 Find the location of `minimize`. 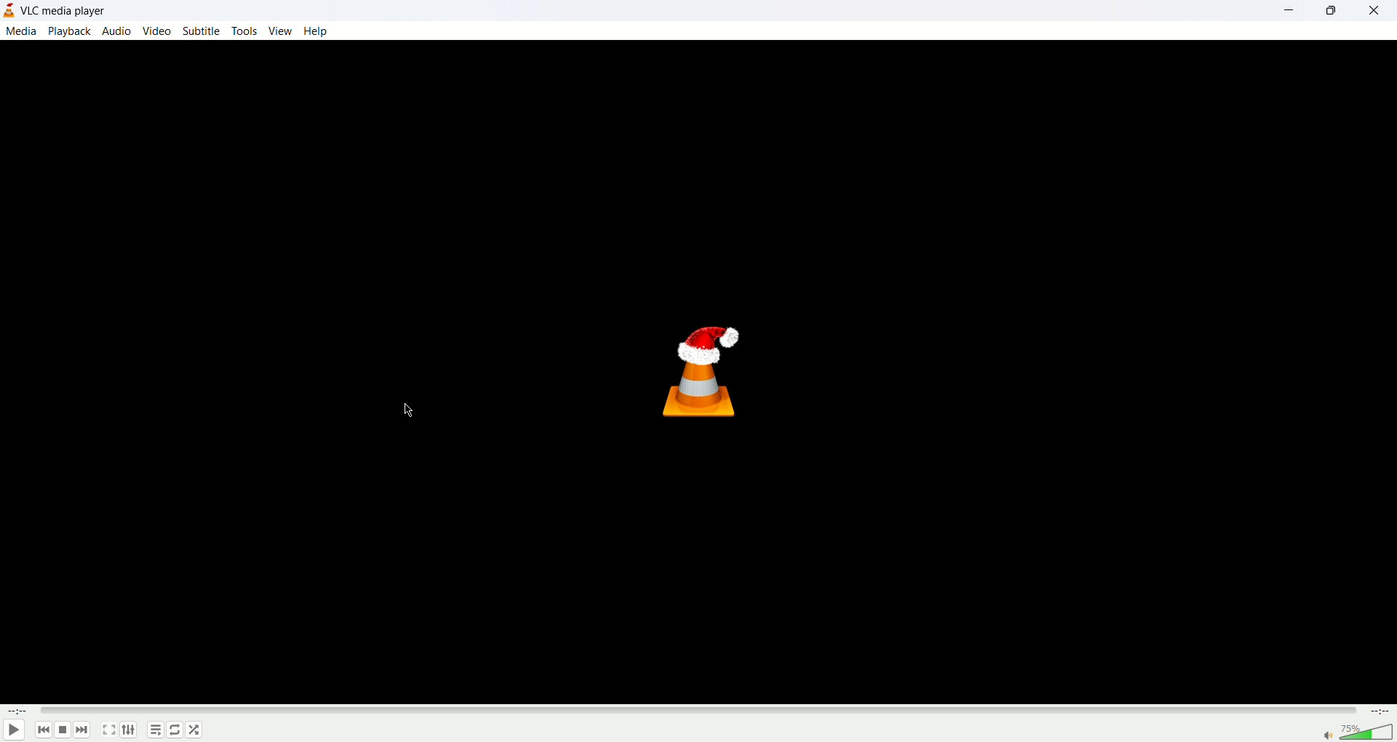

minimize is located at coordinates (1295, 11).